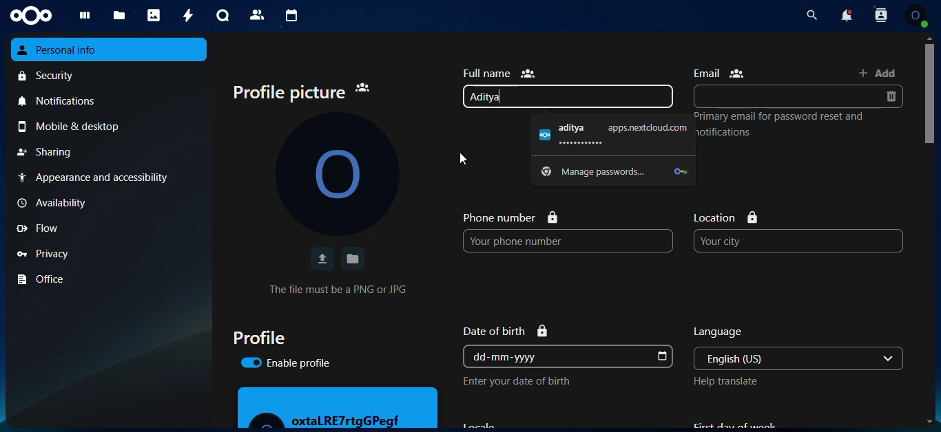 The width and height of the screenshot is (941, 432). What do you see at coordinates (719, 332) in the screenshot?
I see `language` at bounding box center [719, 332].